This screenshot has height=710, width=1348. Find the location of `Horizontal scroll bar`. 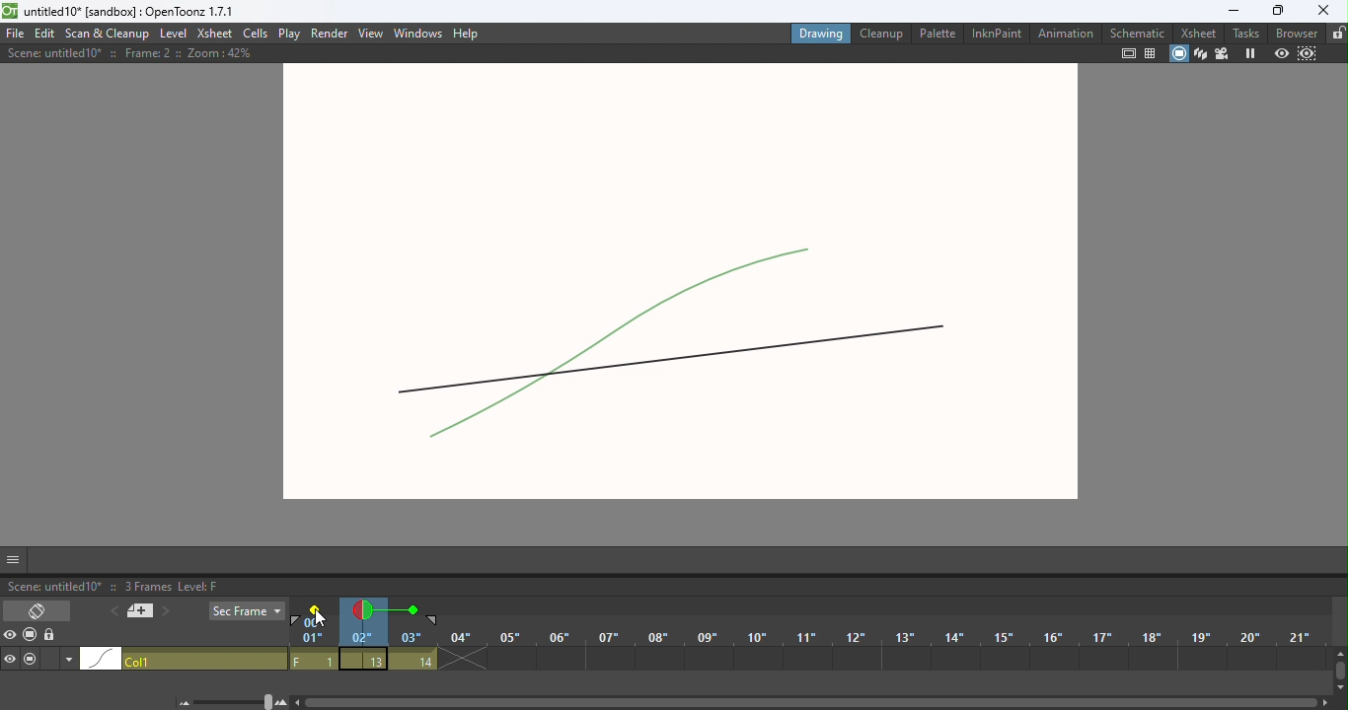

Horizontal scroll bar is located at coordinates (812, 701).